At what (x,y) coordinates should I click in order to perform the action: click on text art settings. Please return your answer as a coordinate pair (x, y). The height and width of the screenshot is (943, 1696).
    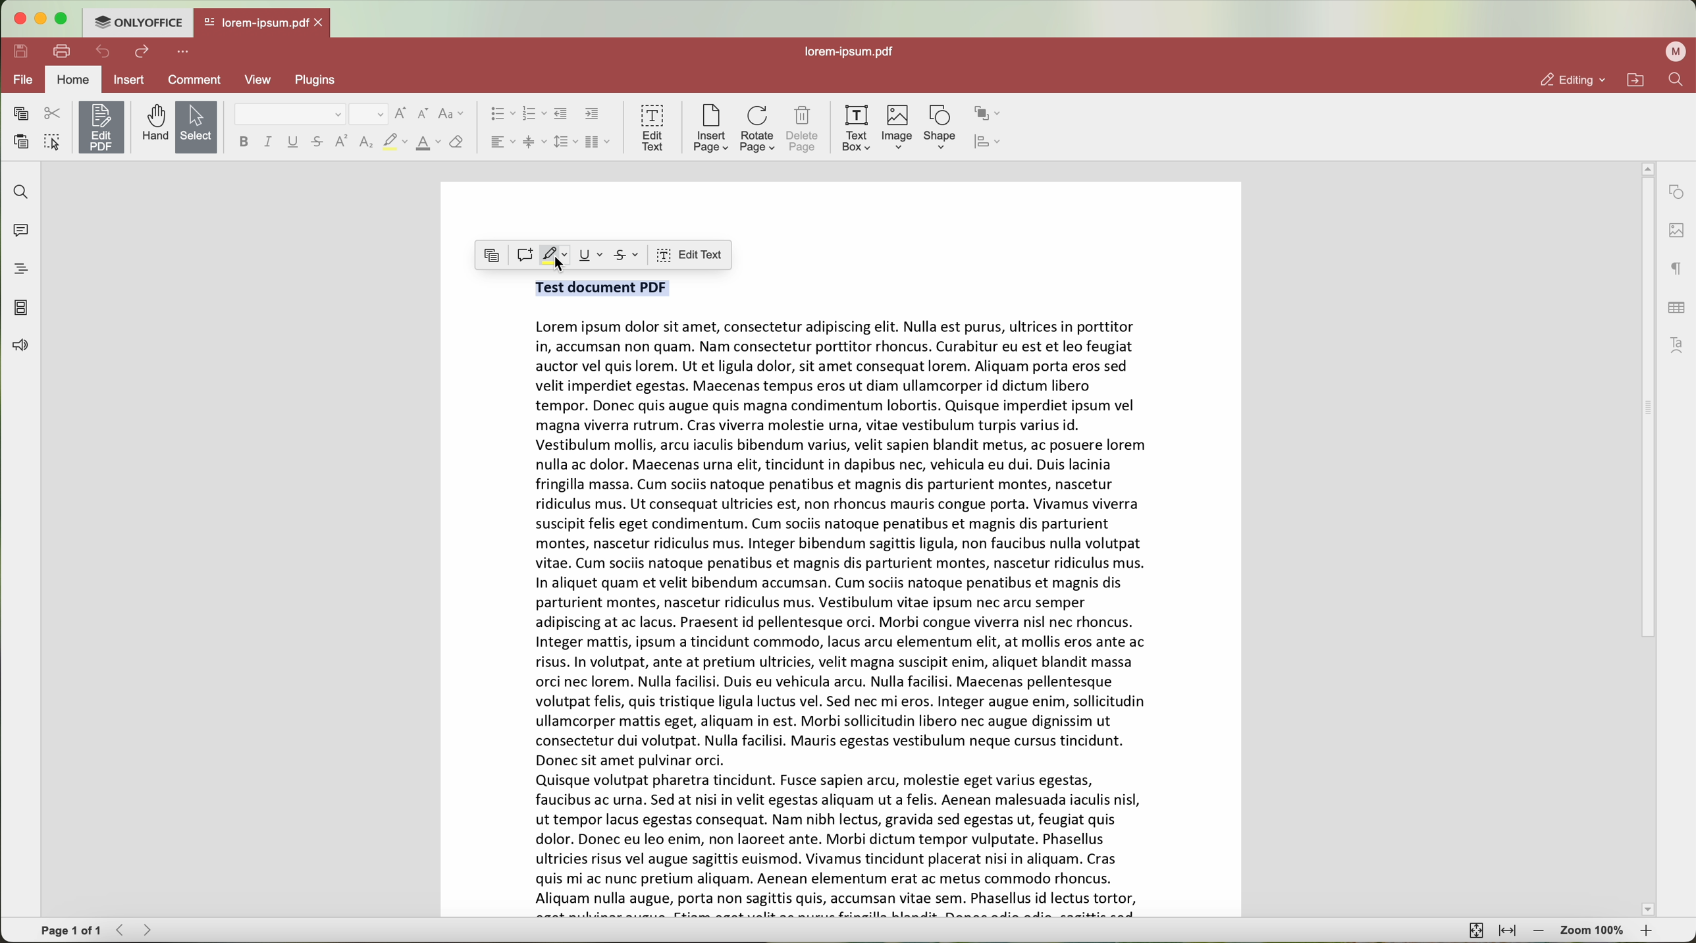
    Looking at the image, I should click on (1678, 346).